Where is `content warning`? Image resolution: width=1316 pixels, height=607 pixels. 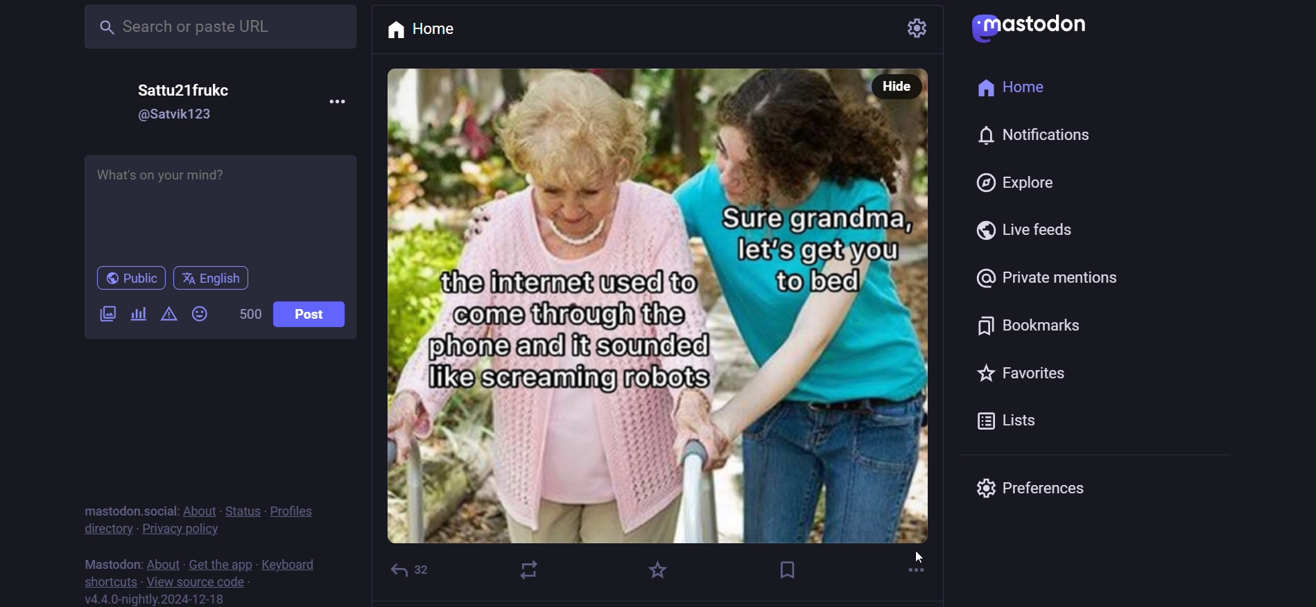
content warning is located at coordinates (171, 314).